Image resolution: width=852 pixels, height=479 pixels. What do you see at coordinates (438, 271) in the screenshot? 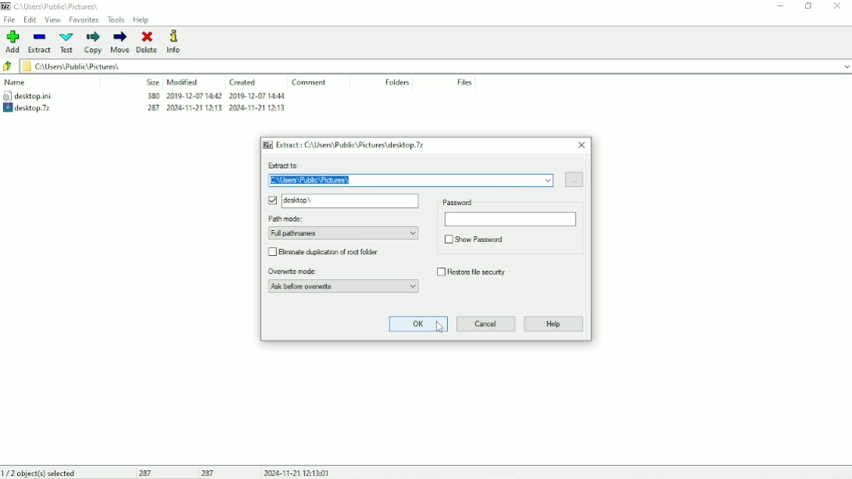
I see `checkbox` at bounding box center [438, 271].